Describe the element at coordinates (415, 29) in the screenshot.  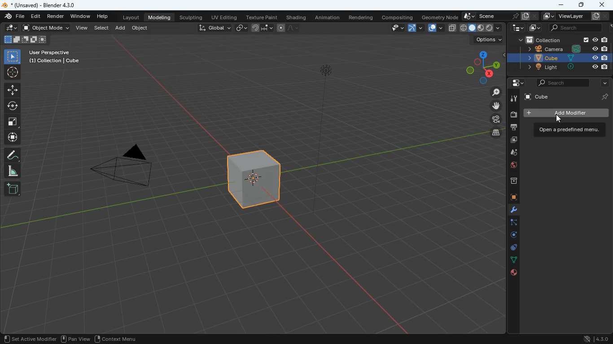
I see `arc` at that location.